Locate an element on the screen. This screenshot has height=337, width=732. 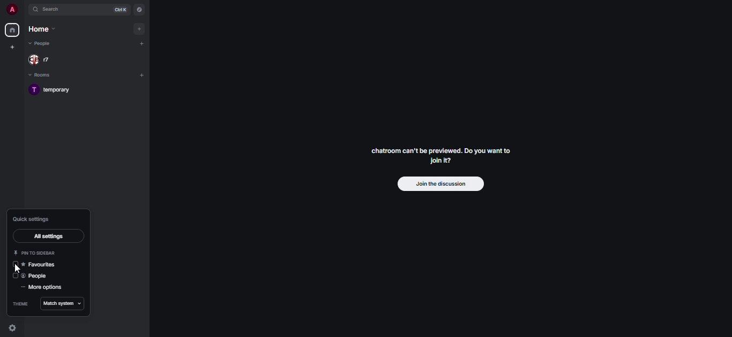
ctrl K is located at coordinates (119, 10).